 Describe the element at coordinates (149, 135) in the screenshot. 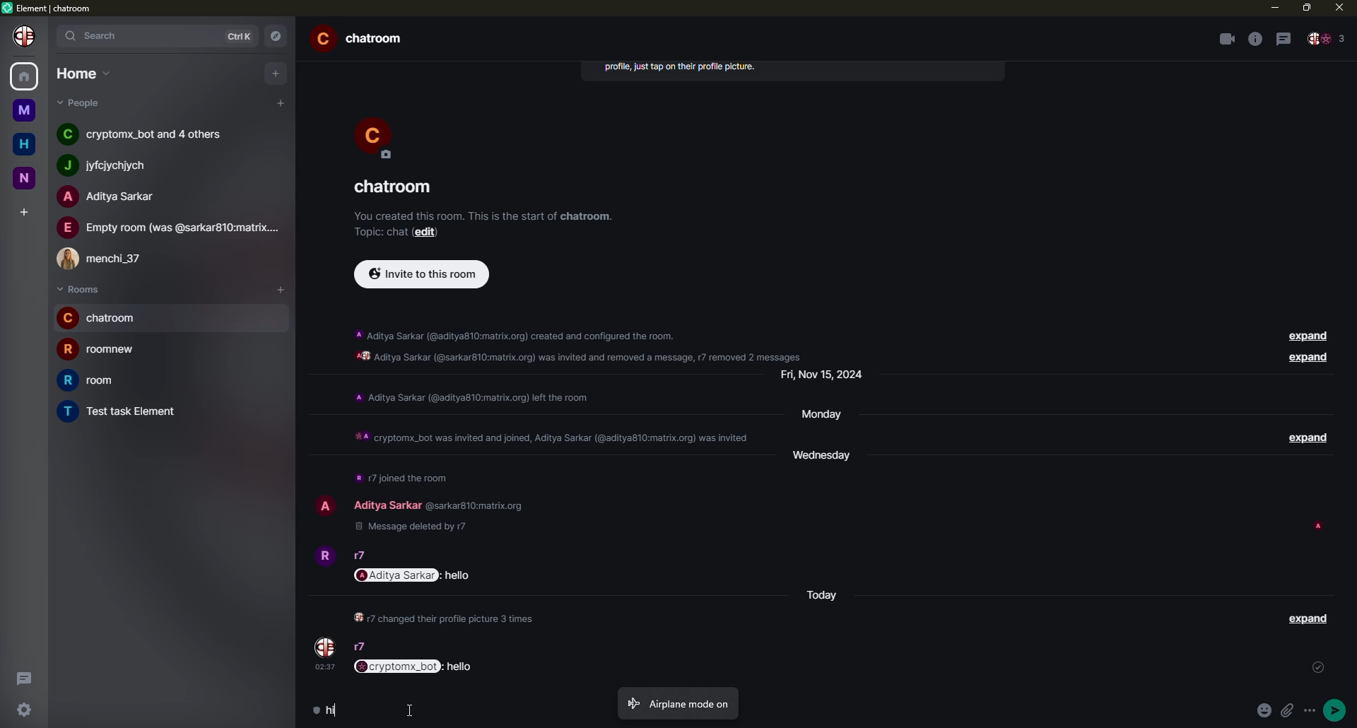

I see `people` at that location.